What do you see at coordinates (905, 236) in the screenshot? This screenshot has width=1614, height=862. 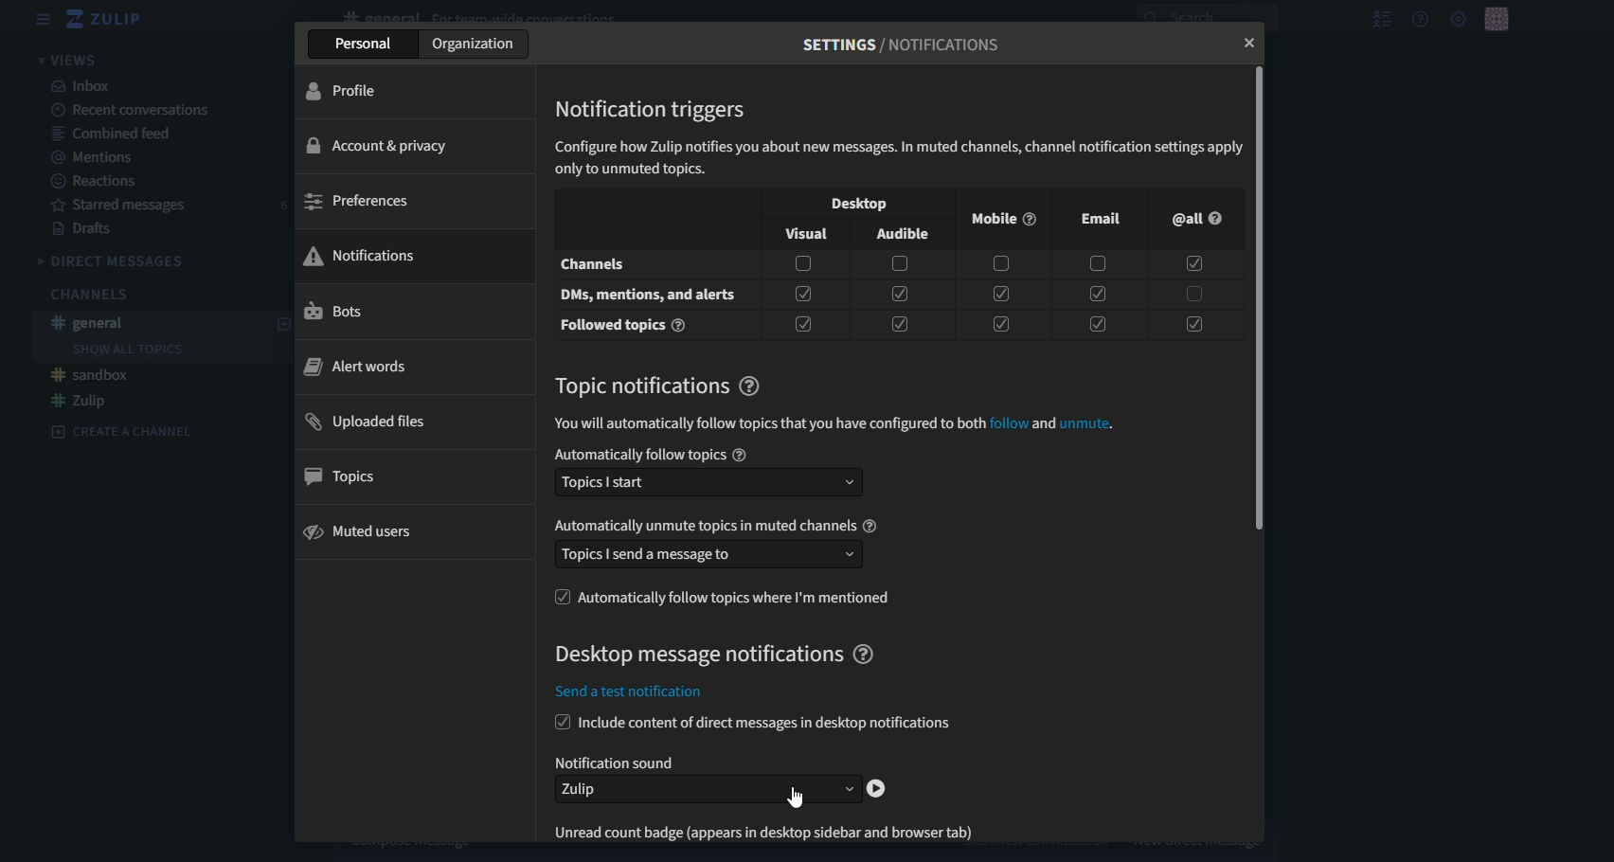 I see `audible` at bounding box center [905, 236].